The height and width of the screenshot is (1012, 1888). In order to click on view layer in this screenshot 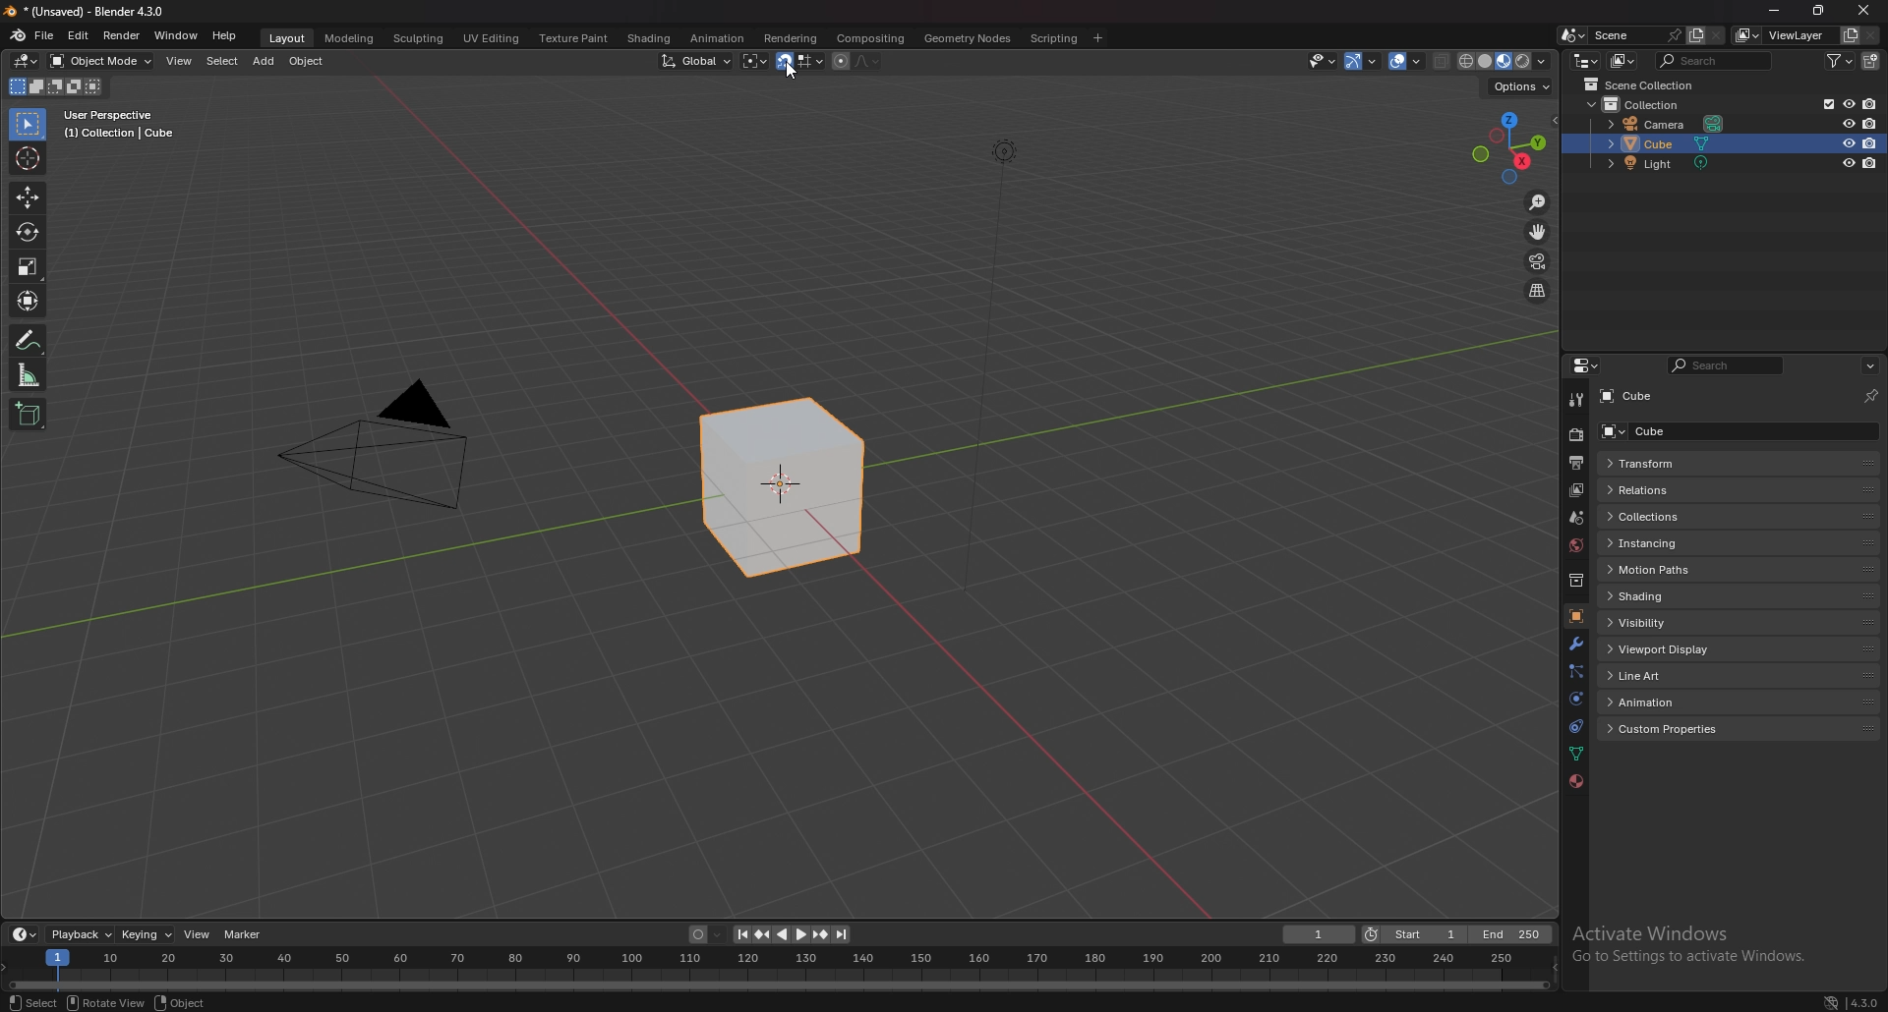, I will do `click(1573, 491)`.